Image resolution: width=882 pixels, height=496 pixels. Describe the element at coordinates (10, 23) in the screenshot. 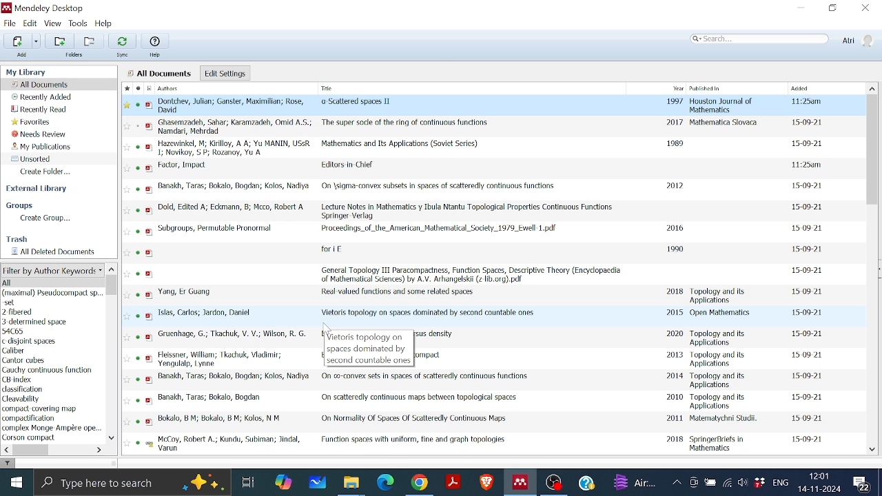

I see `File` at that location.